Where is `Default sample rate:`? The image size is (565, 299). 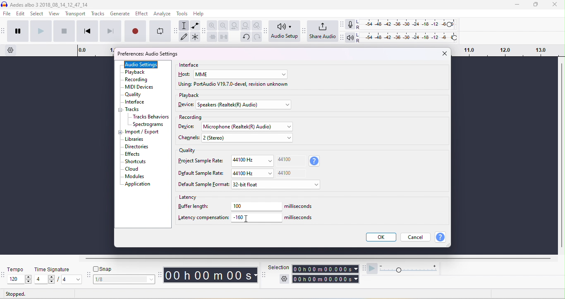
Default sample rate: is located at coordinates (201, 173).